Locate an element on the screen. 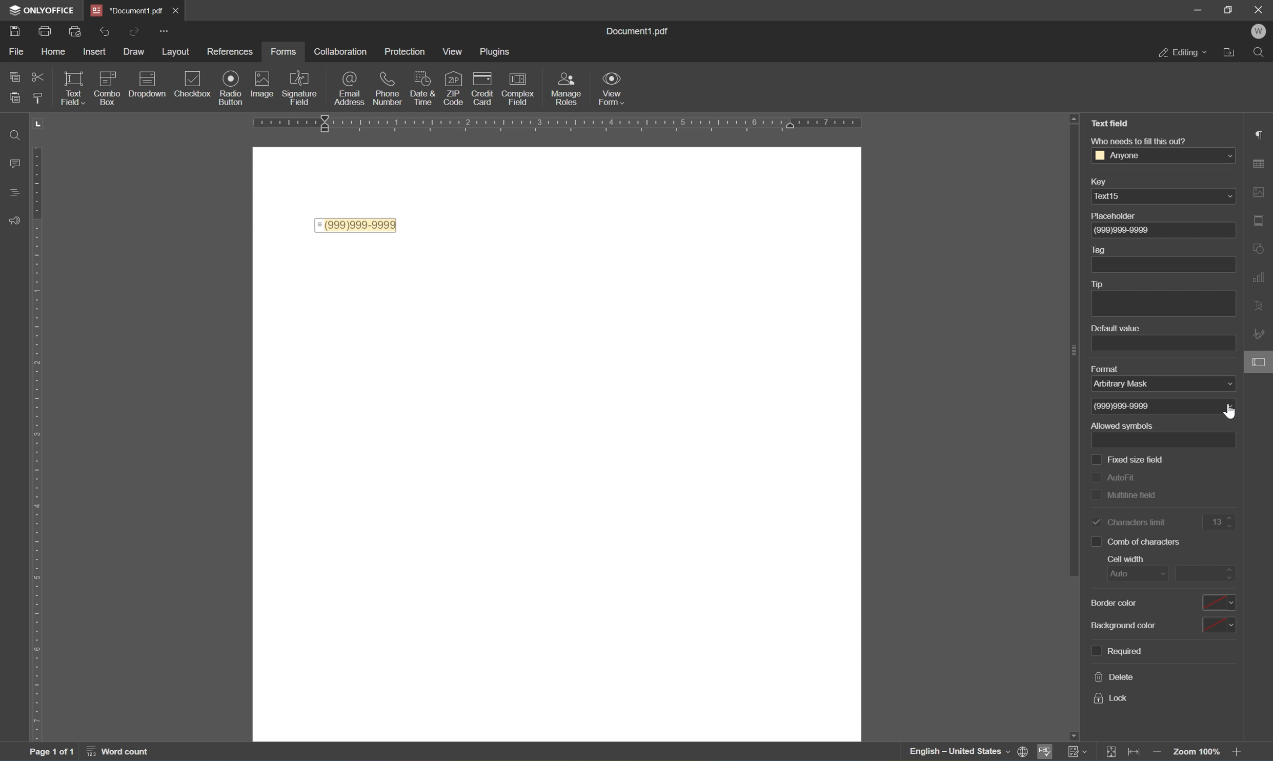 The image size is (1273, 761). insert phone number is located at coordinates (451, 104).